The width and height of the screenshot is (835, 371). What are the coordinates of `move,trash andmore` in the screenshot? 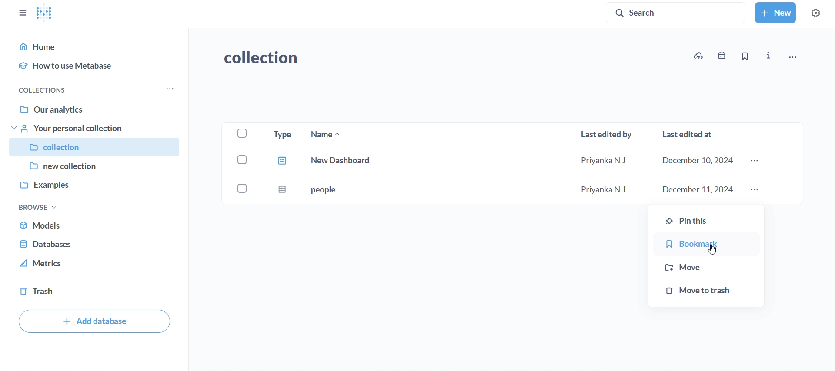 It's located at (794, 57).